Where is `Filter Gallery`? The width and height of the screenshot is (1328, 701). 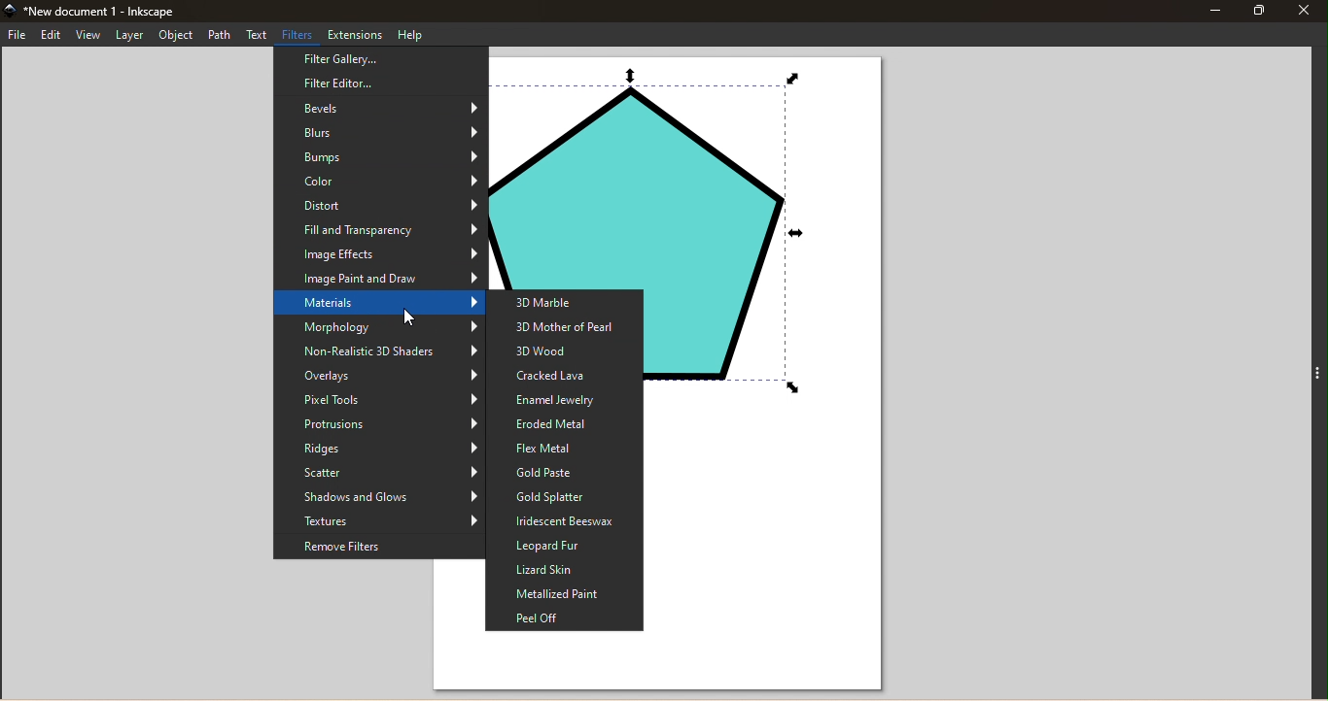 Filter Gallery is located at coordinates (380, 58).